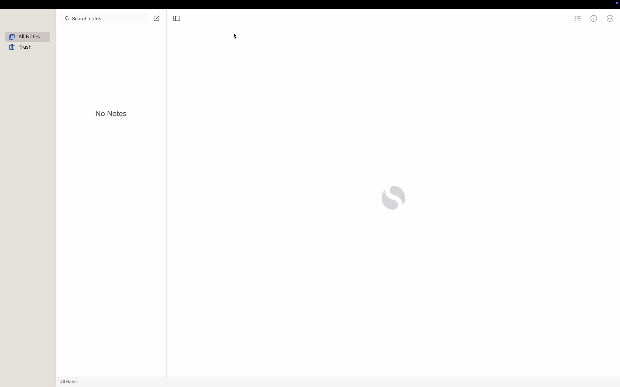 Image resolution: width=620 pixels, height=387 pixels. What do you see at coordinates (22, 48) in the screenshot?
I see `trash` at bounding box center [22, 48].